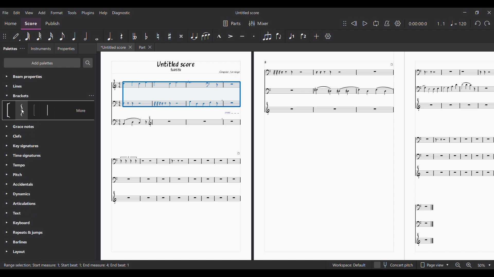 This screenshot has width=494, height=277. What do you see at coordinates (469, 265) in the screenshot?
I see `Zoom in` at bounding box center [469, 265].